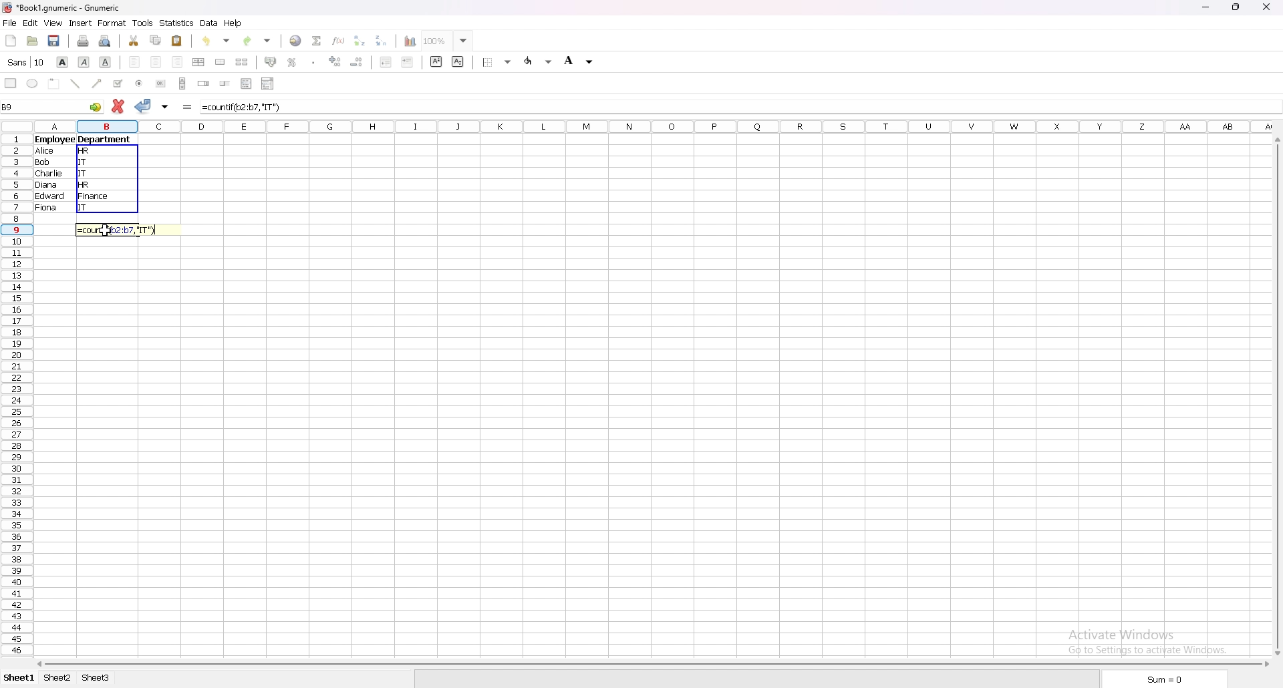  Describe the element at coordinates (338, 41) in the screenshot. I see `function` at that location.